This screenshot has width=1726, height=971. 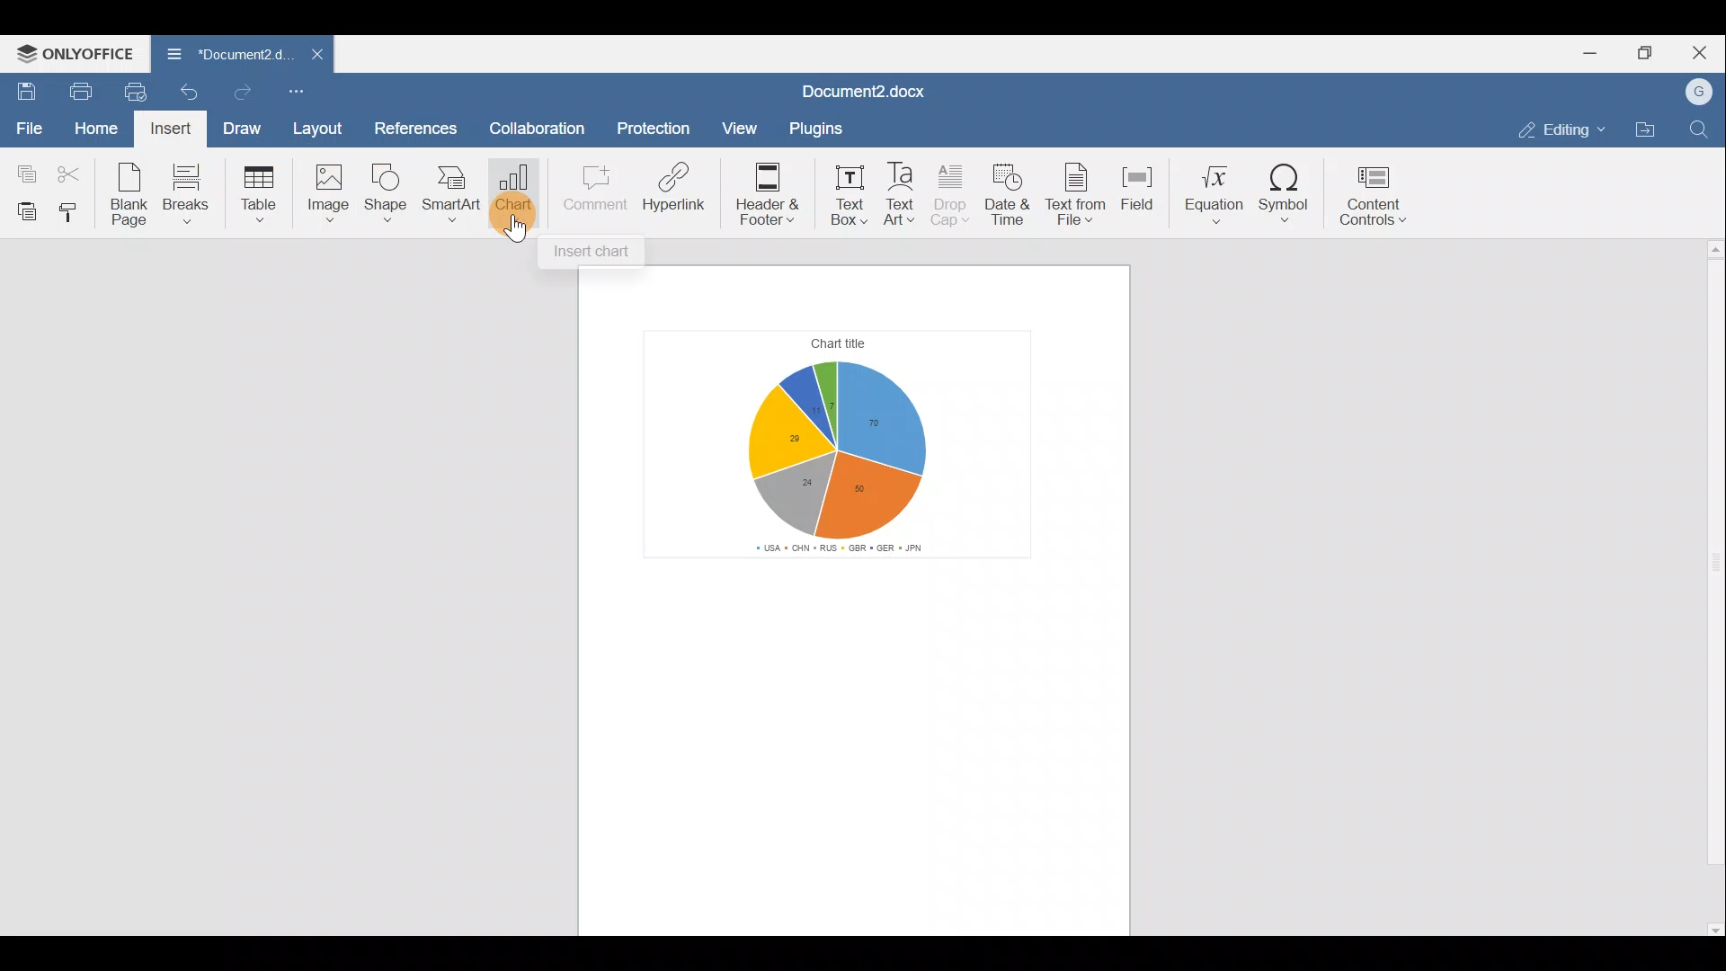 What do you see at coordinates (93, 128) in the screenshot?
I see `Home` at bounding box center [93, 128].